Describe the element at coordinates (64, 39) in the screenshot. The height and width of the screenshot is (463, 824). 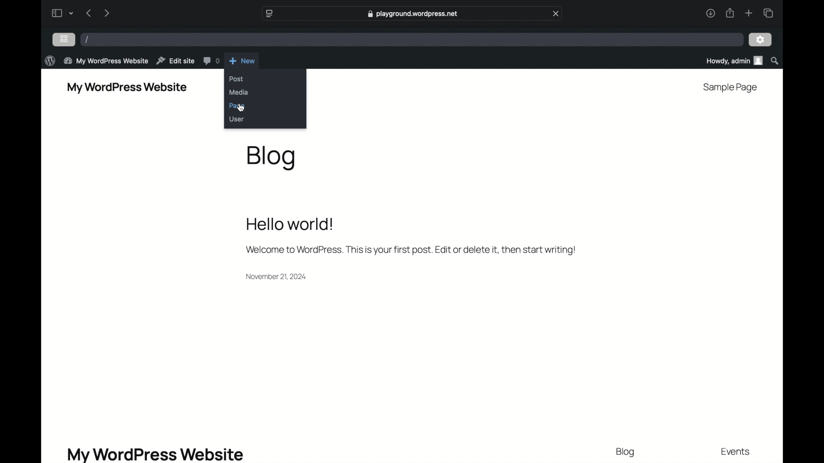
I see `grid` at that location.